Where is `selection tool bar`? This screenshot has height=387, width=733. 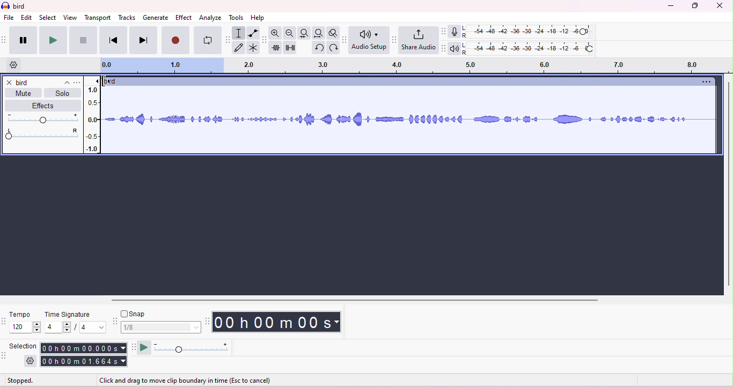
selection tool bar is located at coordinates (5, 356).